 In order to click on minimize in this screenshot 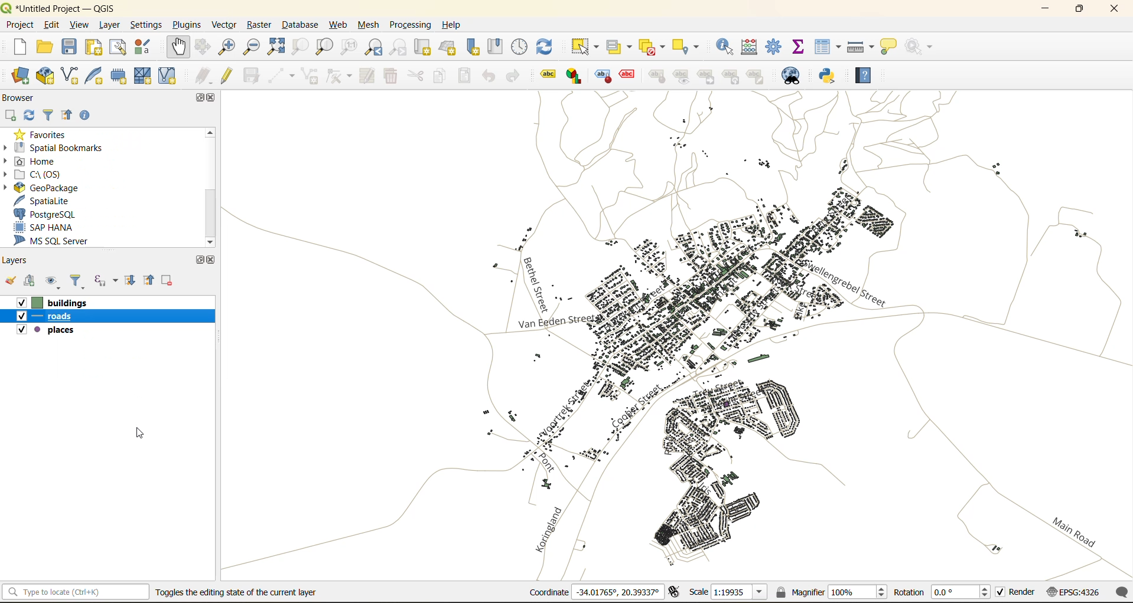, I will do `click(1044, 9)`.